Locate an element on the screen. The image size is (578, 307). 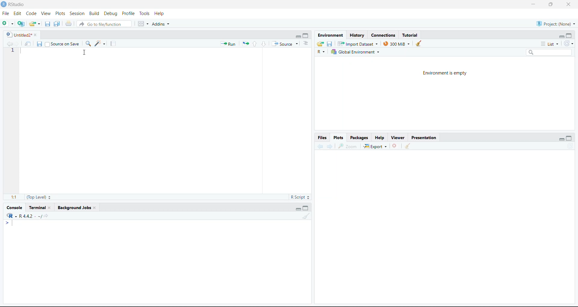
1:1 is located at coordinates (13, 197).